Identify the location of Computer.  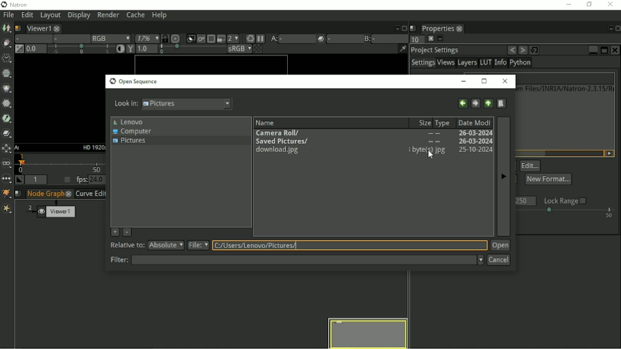
(134, 131).